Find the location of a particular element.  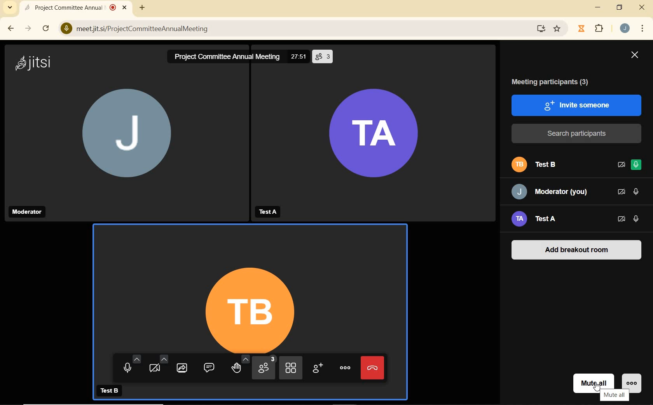

ADD NEW TAB is located at coordinates (142, 7).